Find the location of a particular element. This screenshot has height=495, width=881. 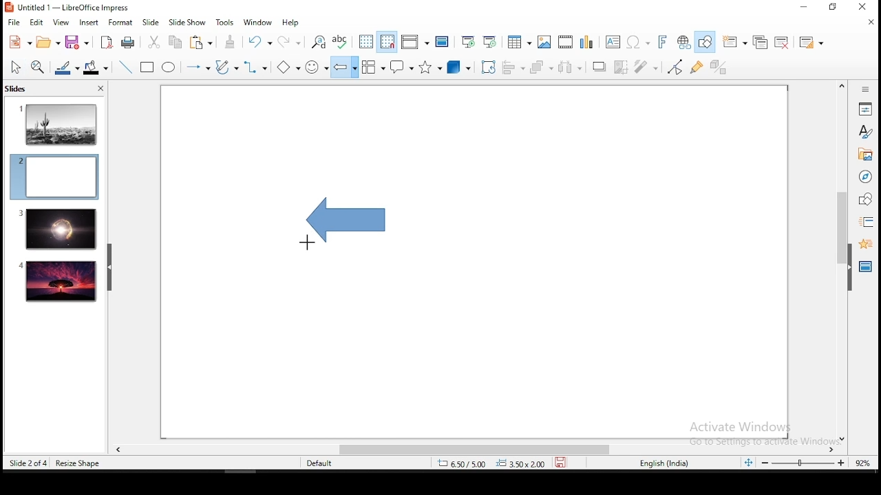

filter is located at coordinates (644, 67).